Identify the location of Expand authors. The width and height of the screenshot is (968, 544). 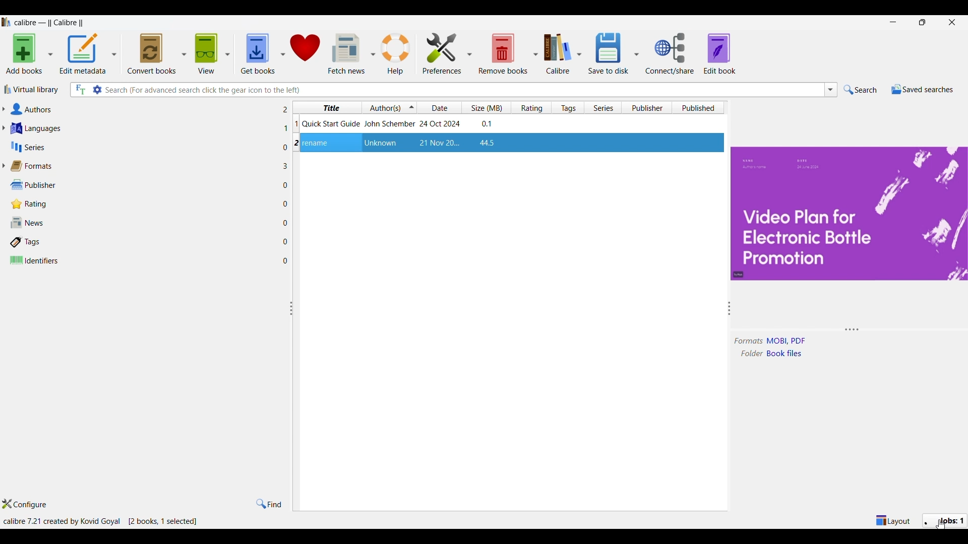
(4, 109).